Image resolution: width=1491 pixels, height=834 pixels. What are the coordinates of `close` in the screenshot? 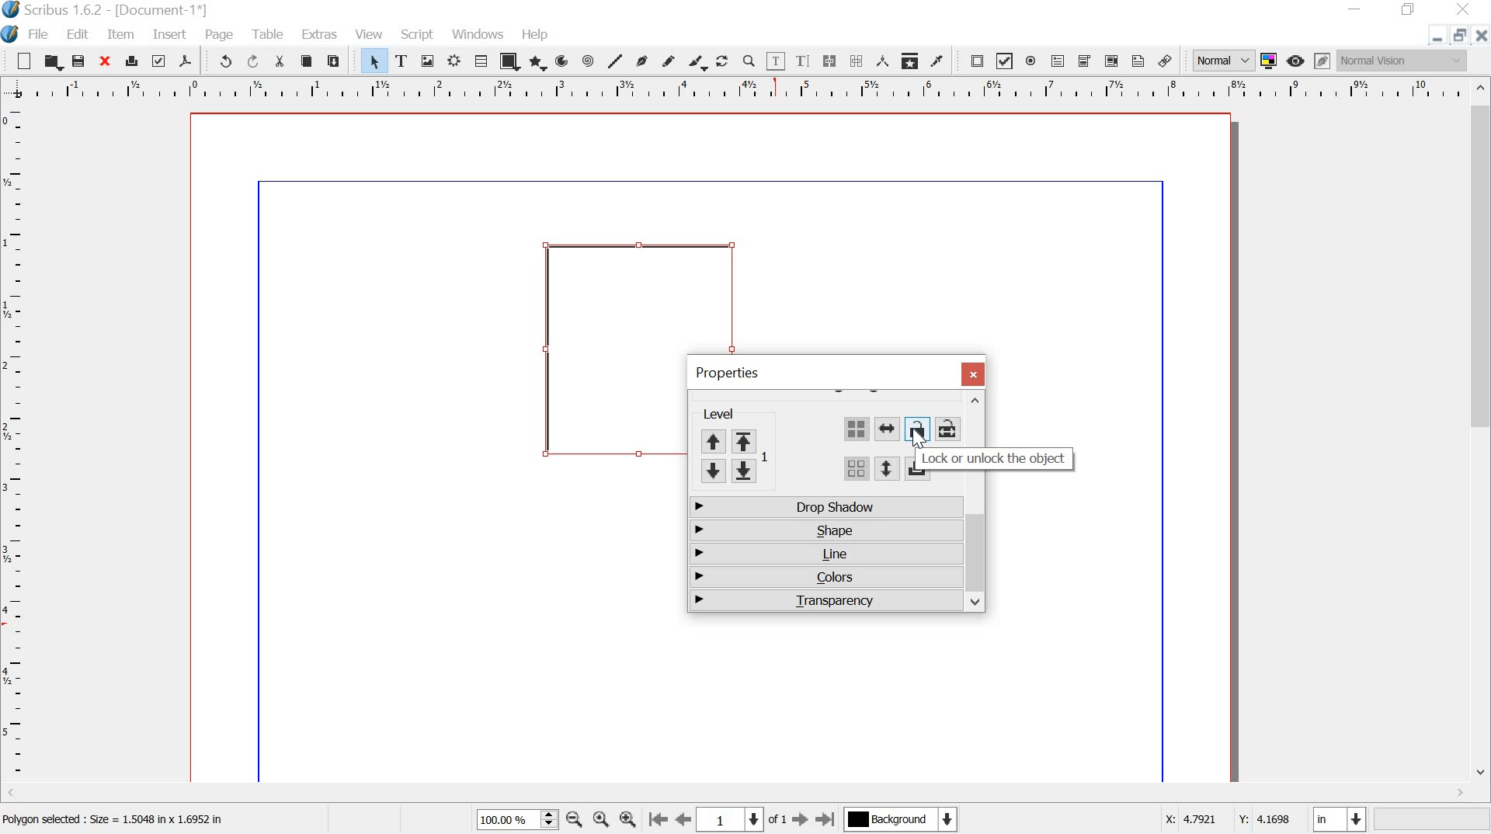 It's located at (106, 61).